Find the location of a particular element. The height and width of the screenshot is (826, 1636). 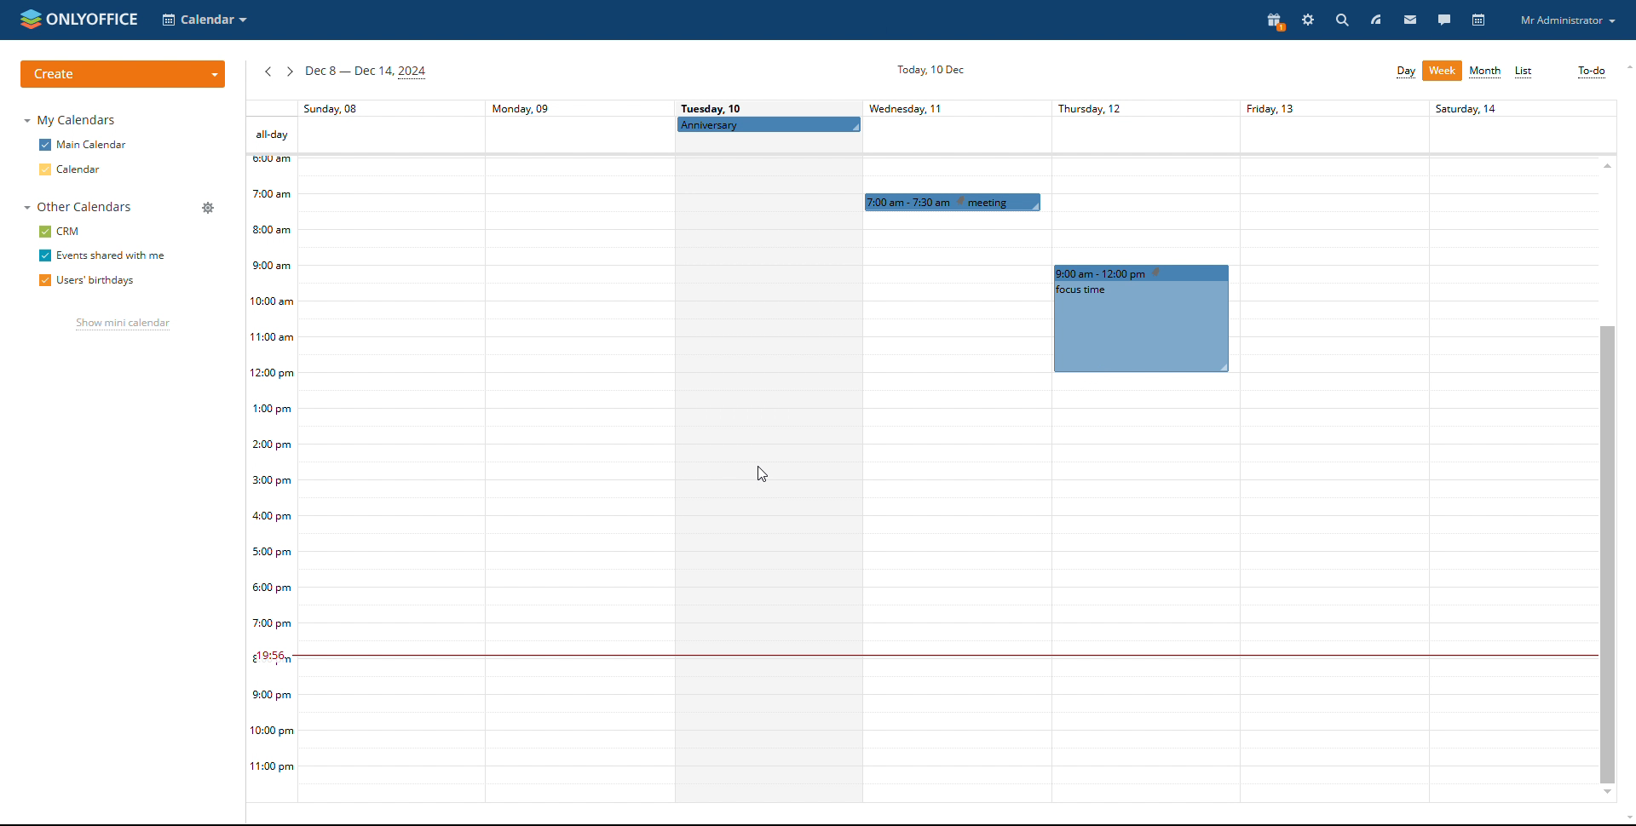

scroll down is located at coordinates (1607, 794).